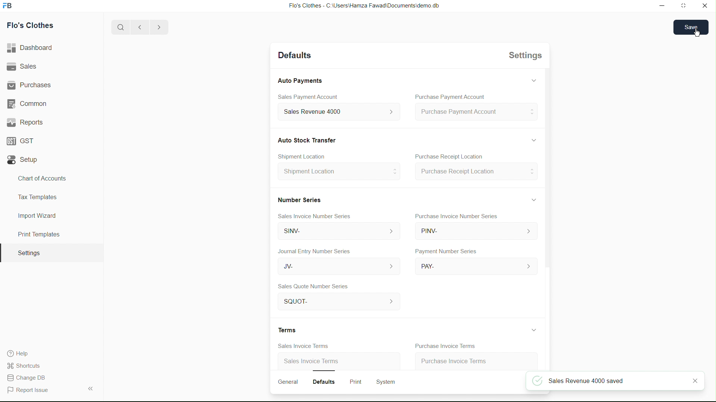  I want to click on Settings, so click(28, 253).